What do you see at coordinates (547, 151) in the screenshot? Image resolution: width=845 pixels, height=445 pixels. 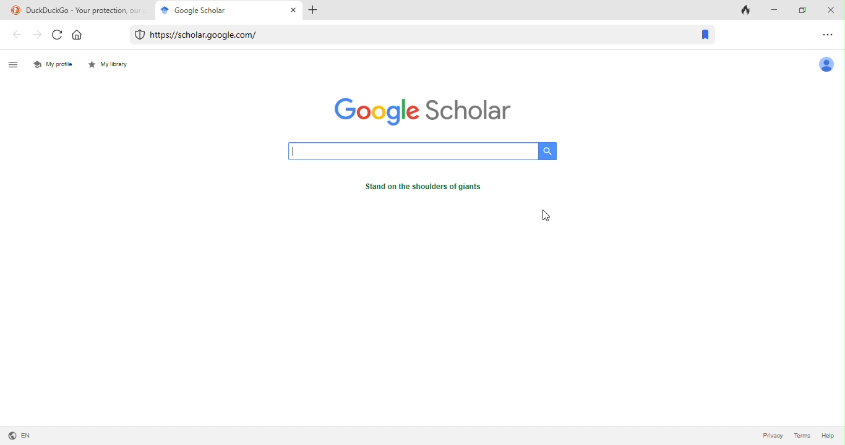 I see `search button` at bounding box center [547, 151].